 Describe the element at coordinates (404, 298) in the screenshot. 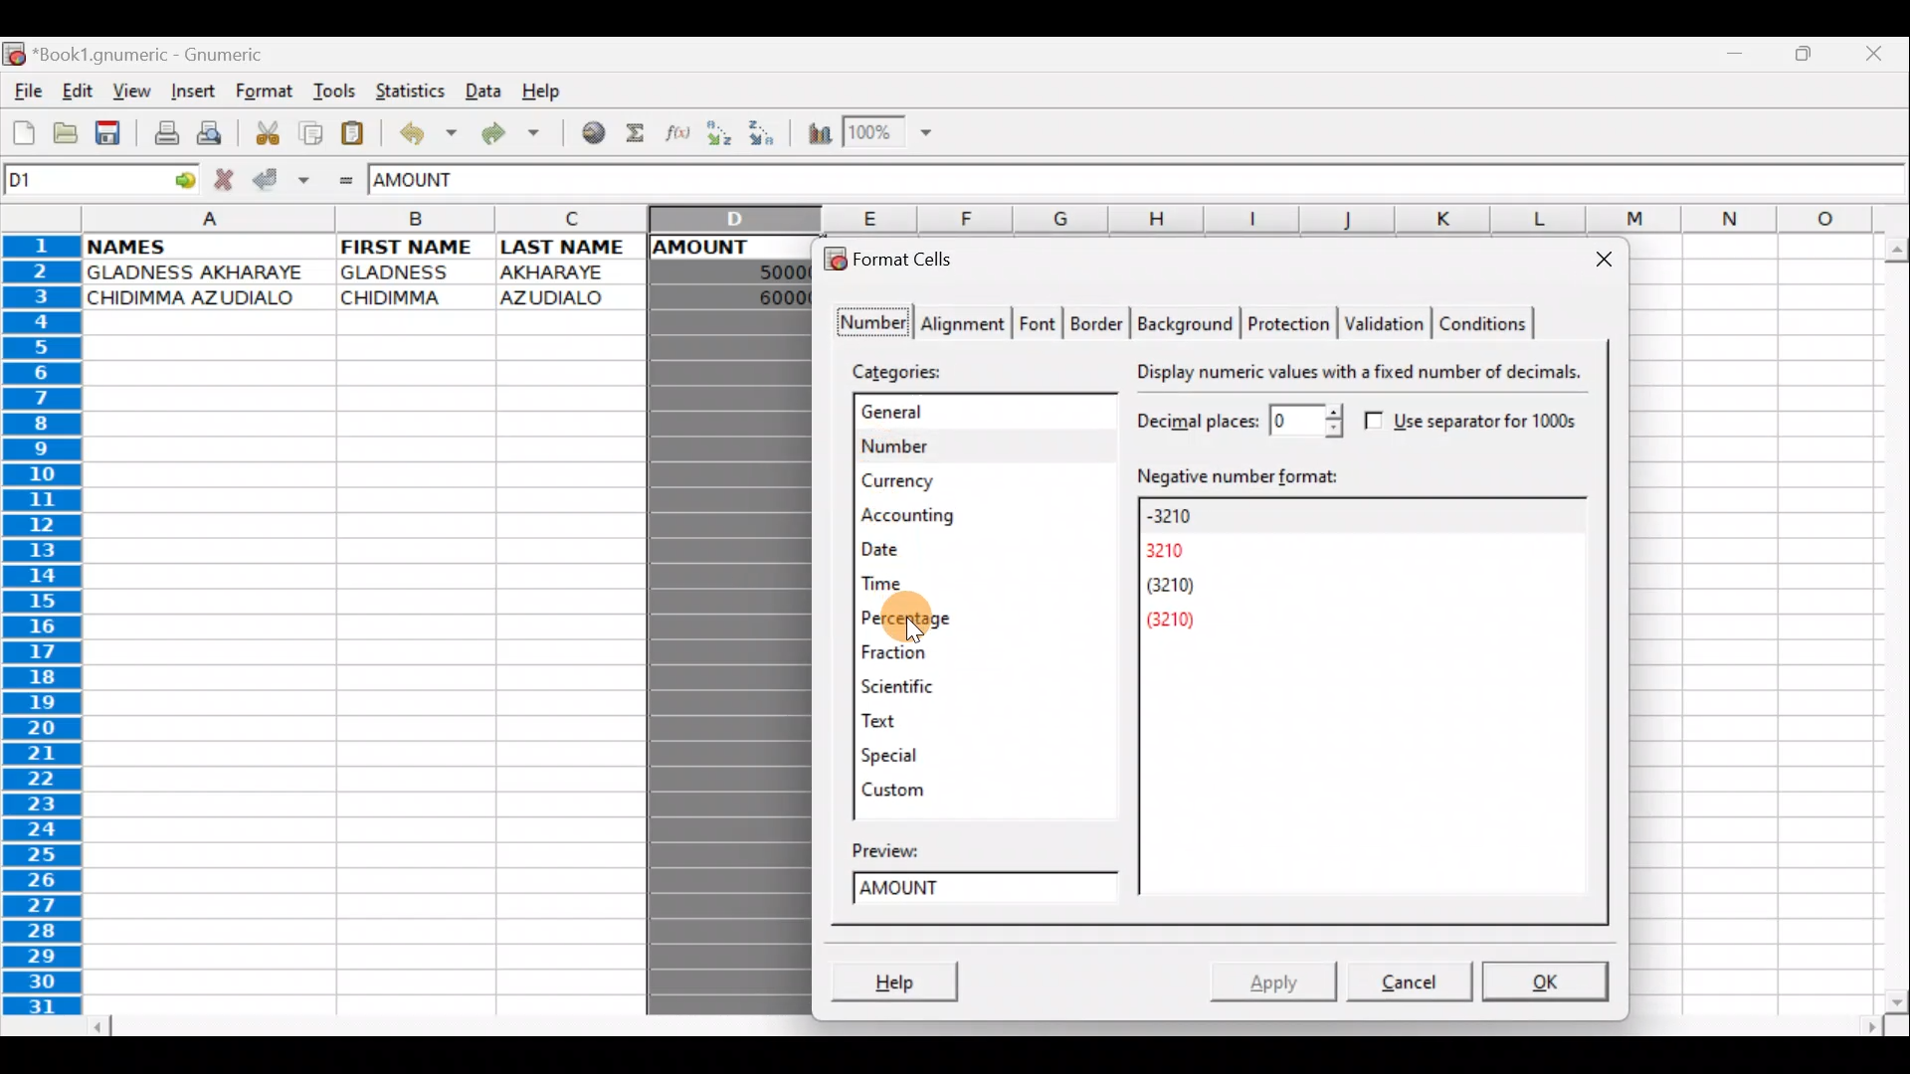

I see `CHIDIMMA` at that location.